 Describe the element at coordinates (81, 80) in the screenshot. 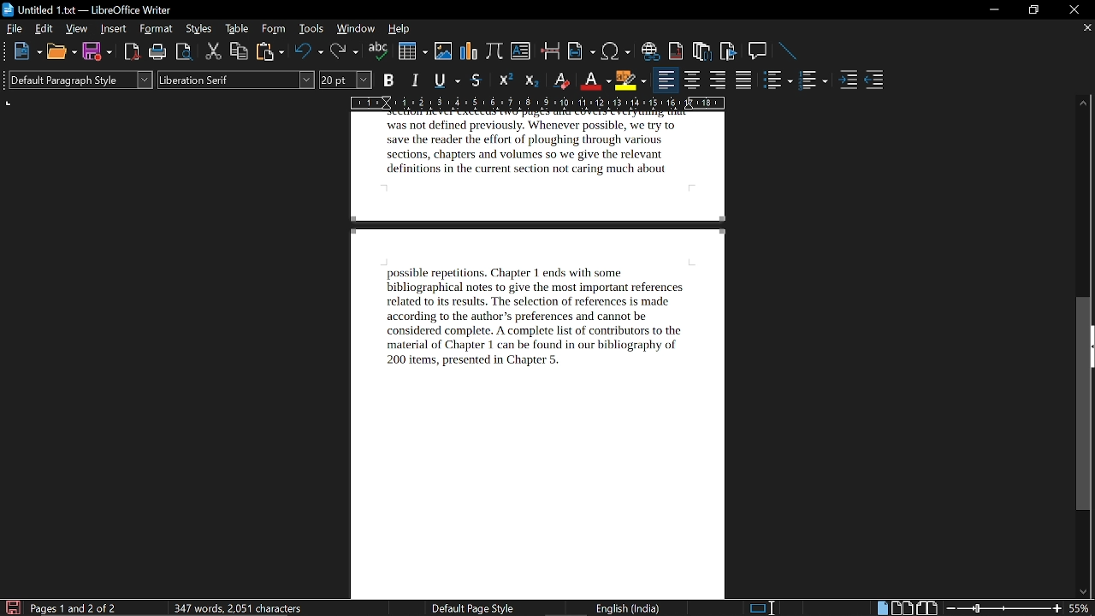

I see `paragraph style` at that location.